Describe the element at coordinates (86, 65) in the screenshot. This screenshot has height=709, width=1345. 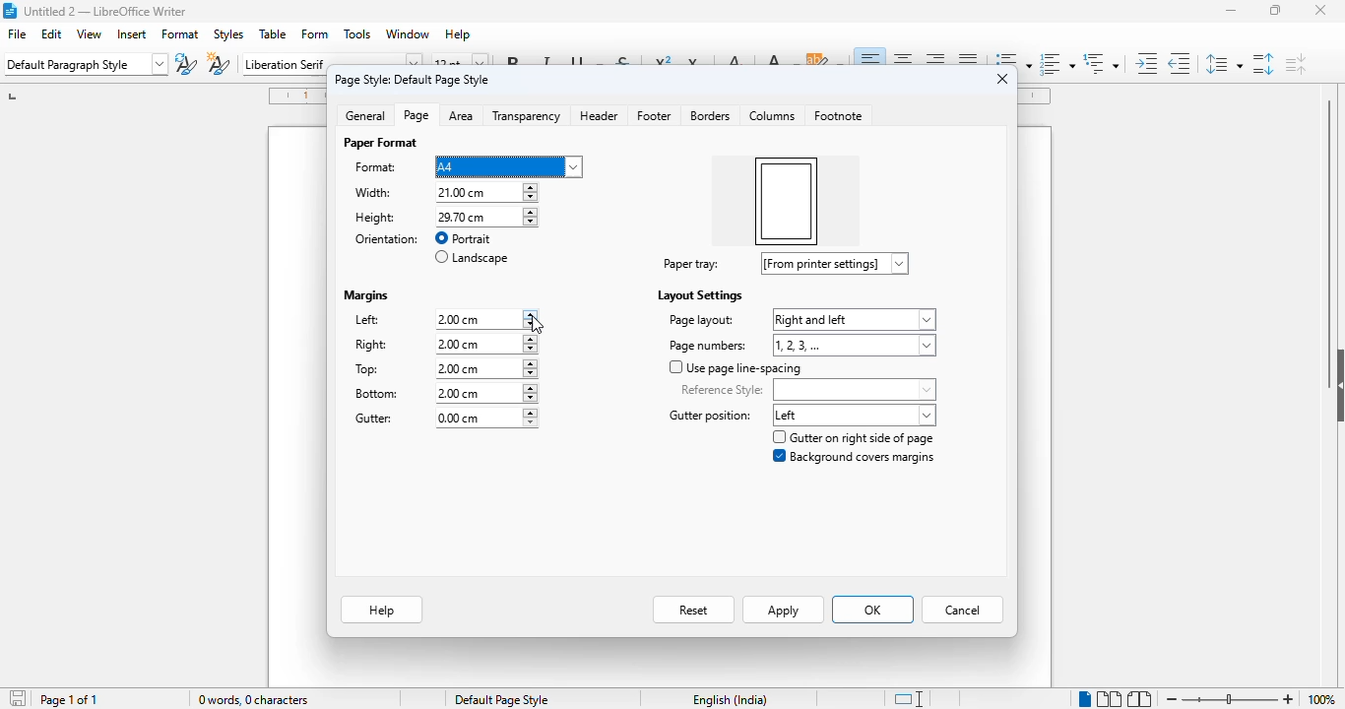
I see `set paragraph style` at that location.